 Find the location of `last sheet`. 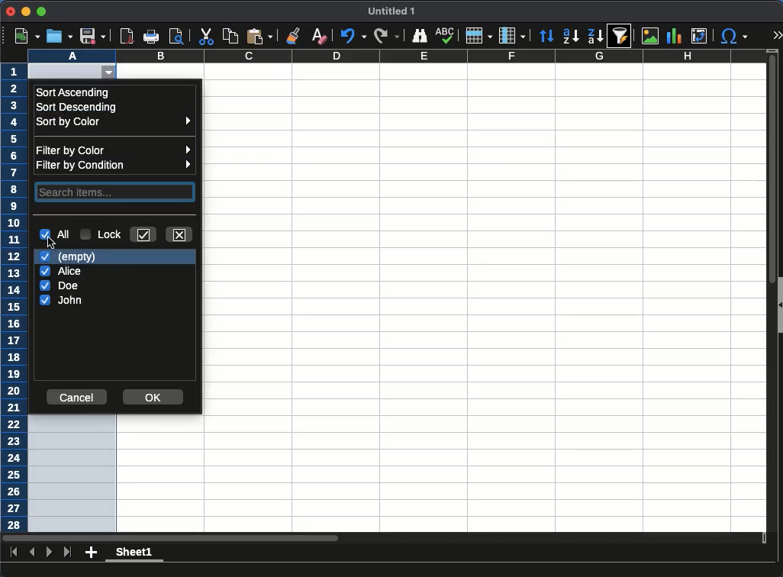

last sheet is located at coordinates (69, 553).